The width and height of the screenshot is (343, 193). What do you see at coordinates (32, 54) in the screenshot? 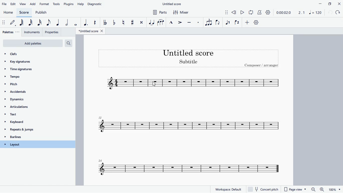
I see `clefs` at bounding box center [32, 54].